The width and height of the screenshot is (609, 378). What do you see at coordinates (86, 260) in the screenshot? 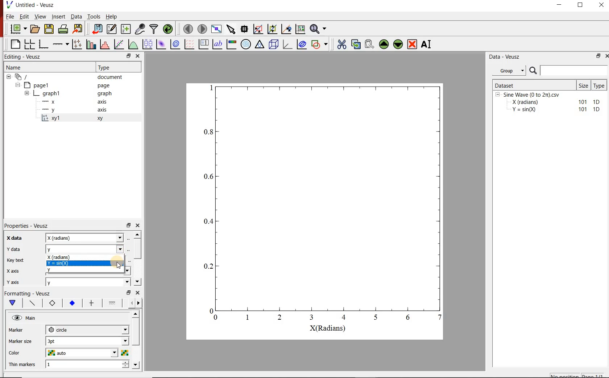
I see `x (radius) Y=sin(X)` at bounding box center [86, 260].